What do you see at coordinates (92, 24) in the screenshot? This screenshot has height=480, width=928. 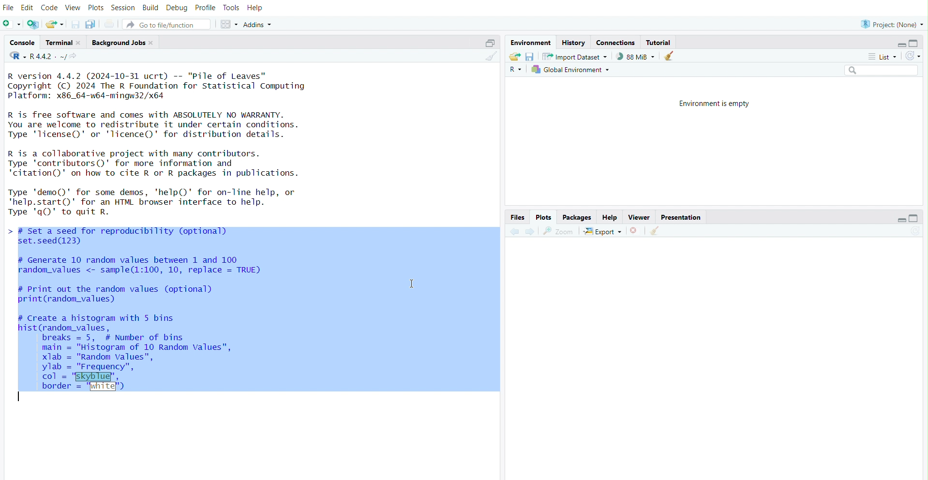 I see `save all open documents` at bounding box center [92, 24].